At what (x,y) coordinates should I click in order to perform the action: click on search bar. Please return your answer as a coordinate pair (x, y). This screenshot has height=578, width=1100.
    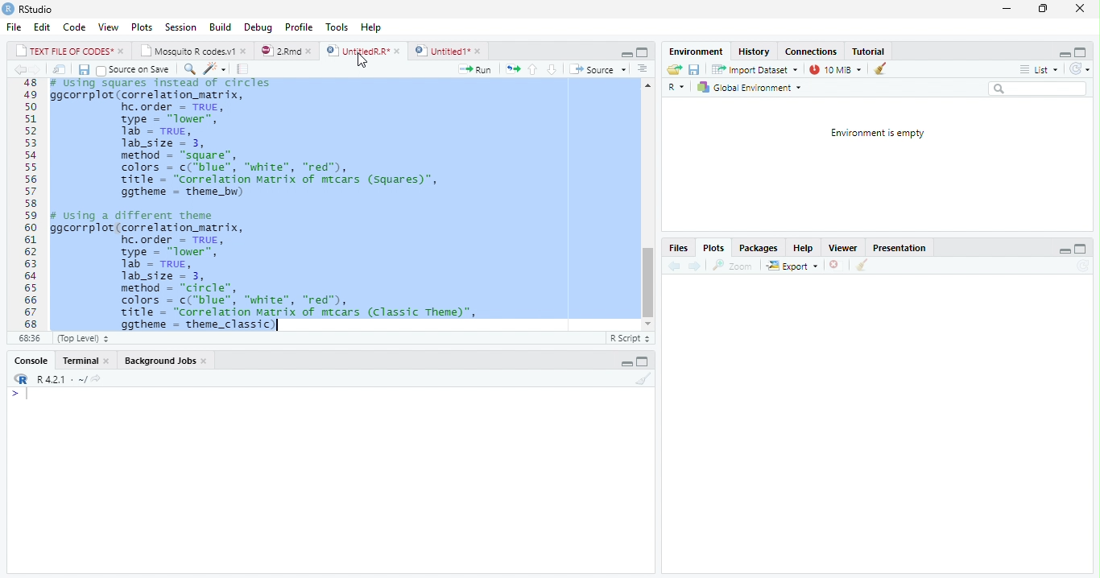
    Looking at the image, I should click on (1043, 89).